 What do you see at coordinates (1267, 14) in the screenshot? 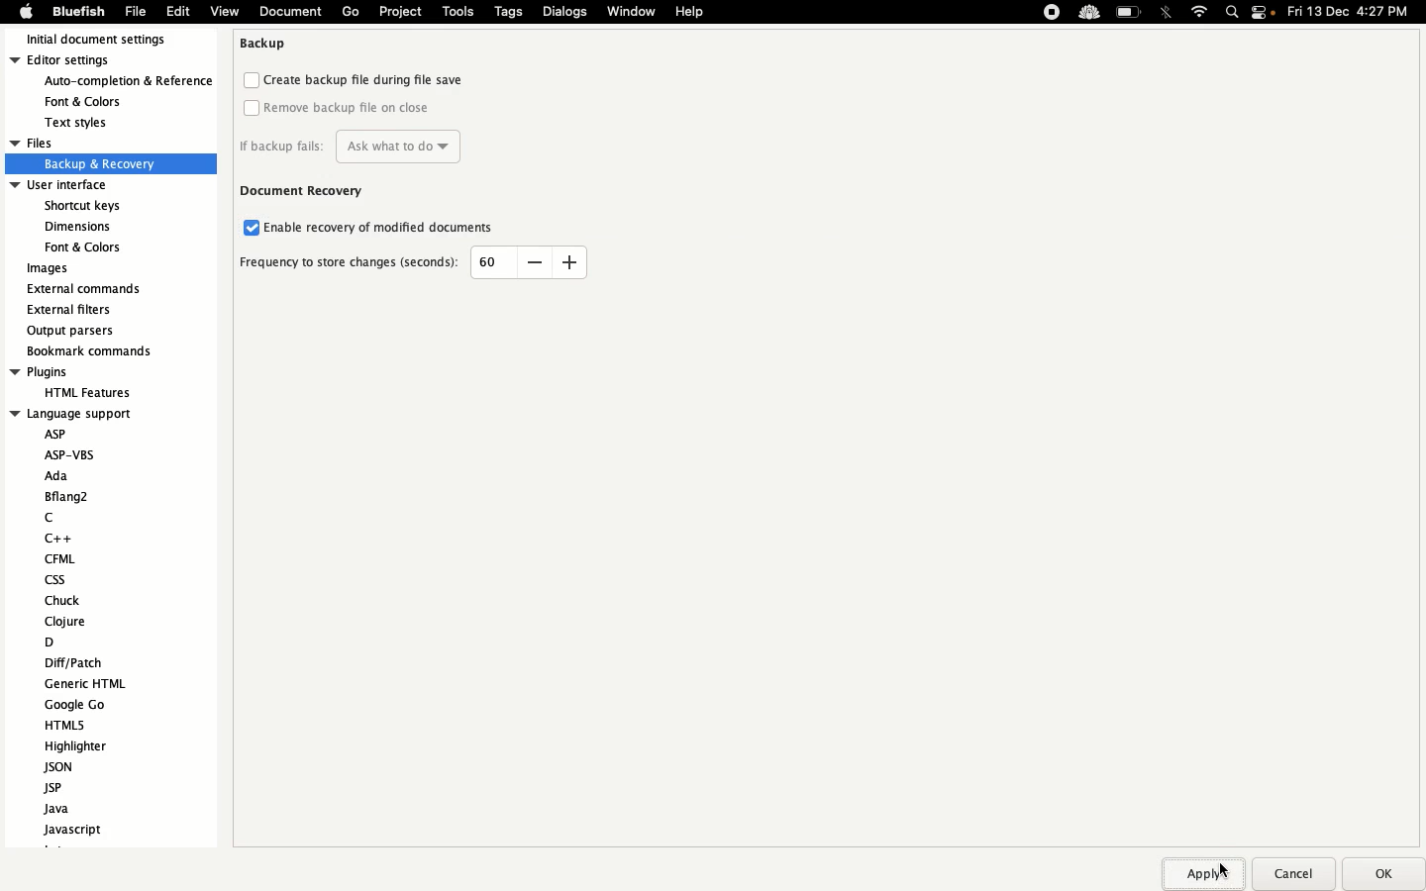
I see `Notification` at bounding box center [1267, 14].